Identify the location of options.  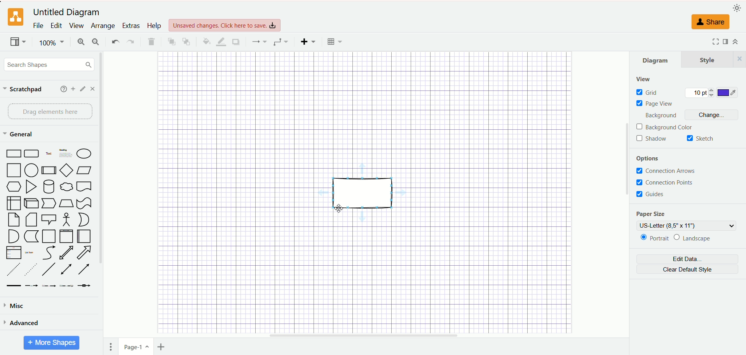
(648, 158).